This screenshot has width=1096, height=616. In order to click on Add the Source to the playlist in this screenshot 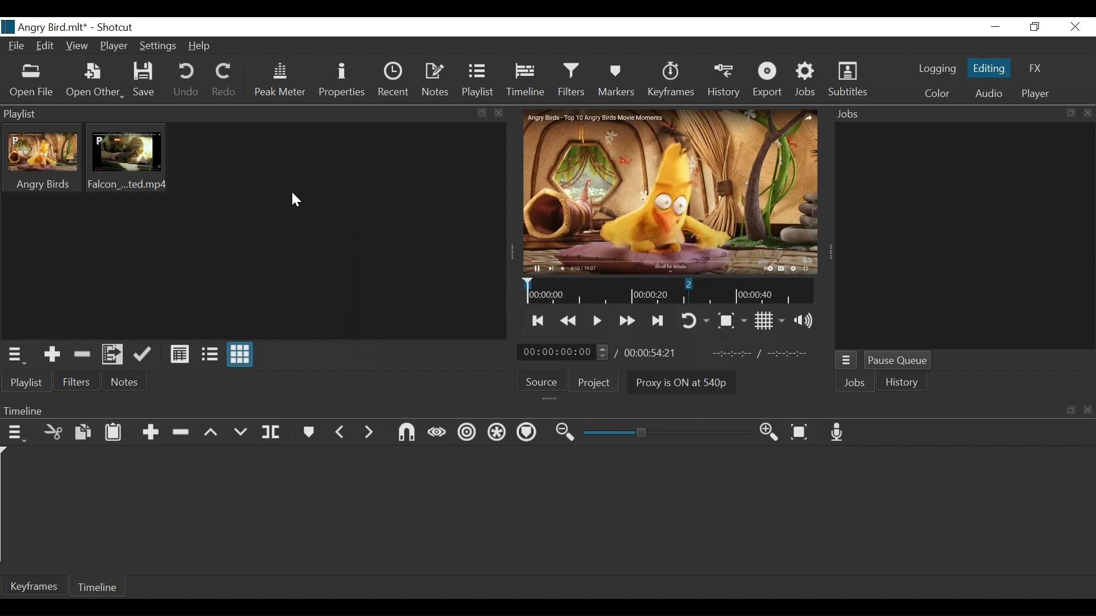, I will do `click(51, 354)`.